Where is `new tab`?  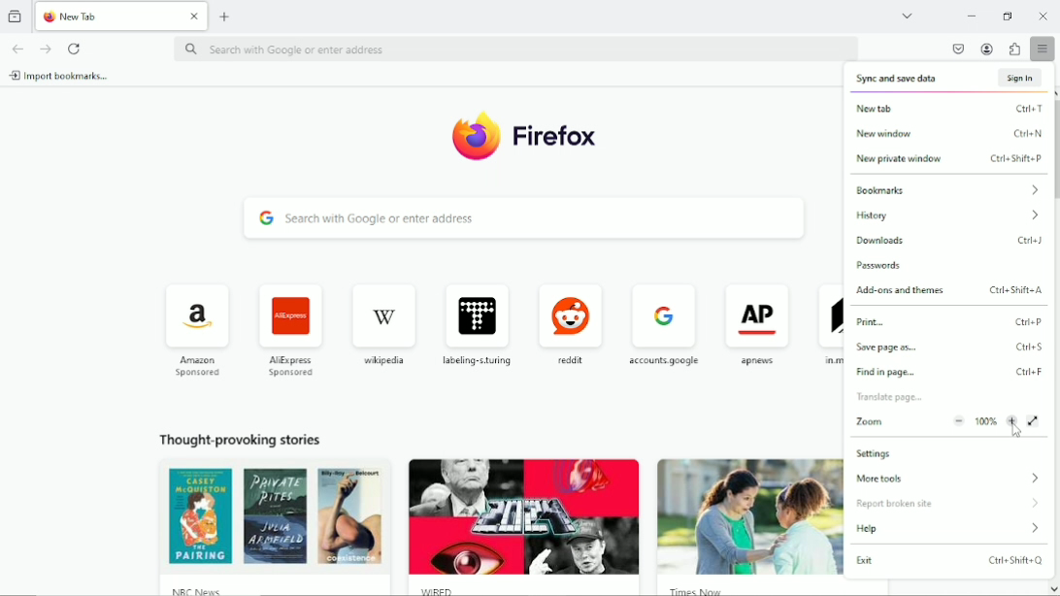 new tab is located at coordinates (944, 109).